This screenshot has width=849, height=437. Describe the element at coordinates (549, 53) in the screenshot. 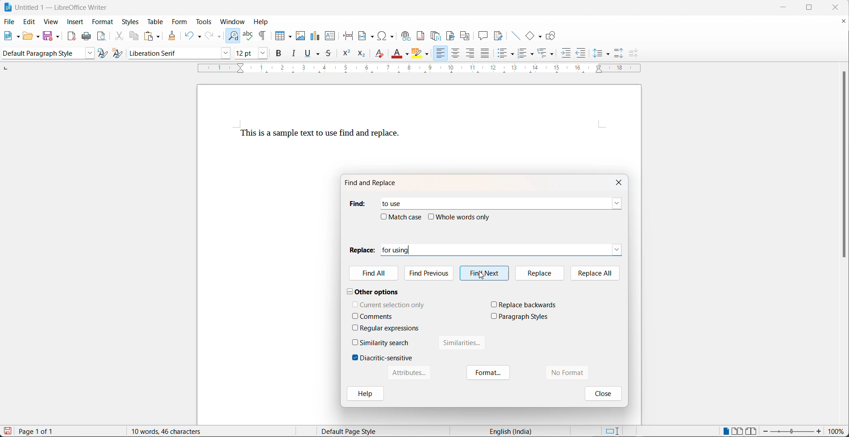

I see `select outline formatting` at that location.